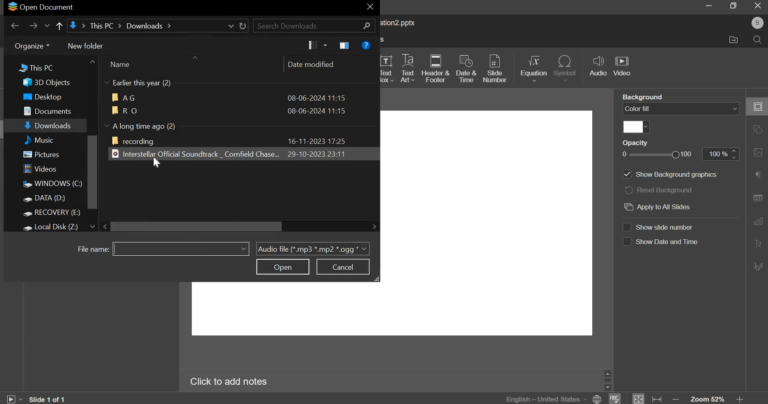 The image size is (768, 404). Describe the element at coordinates (607, 380) in the screenshot. I see `scrollbar` at that location.